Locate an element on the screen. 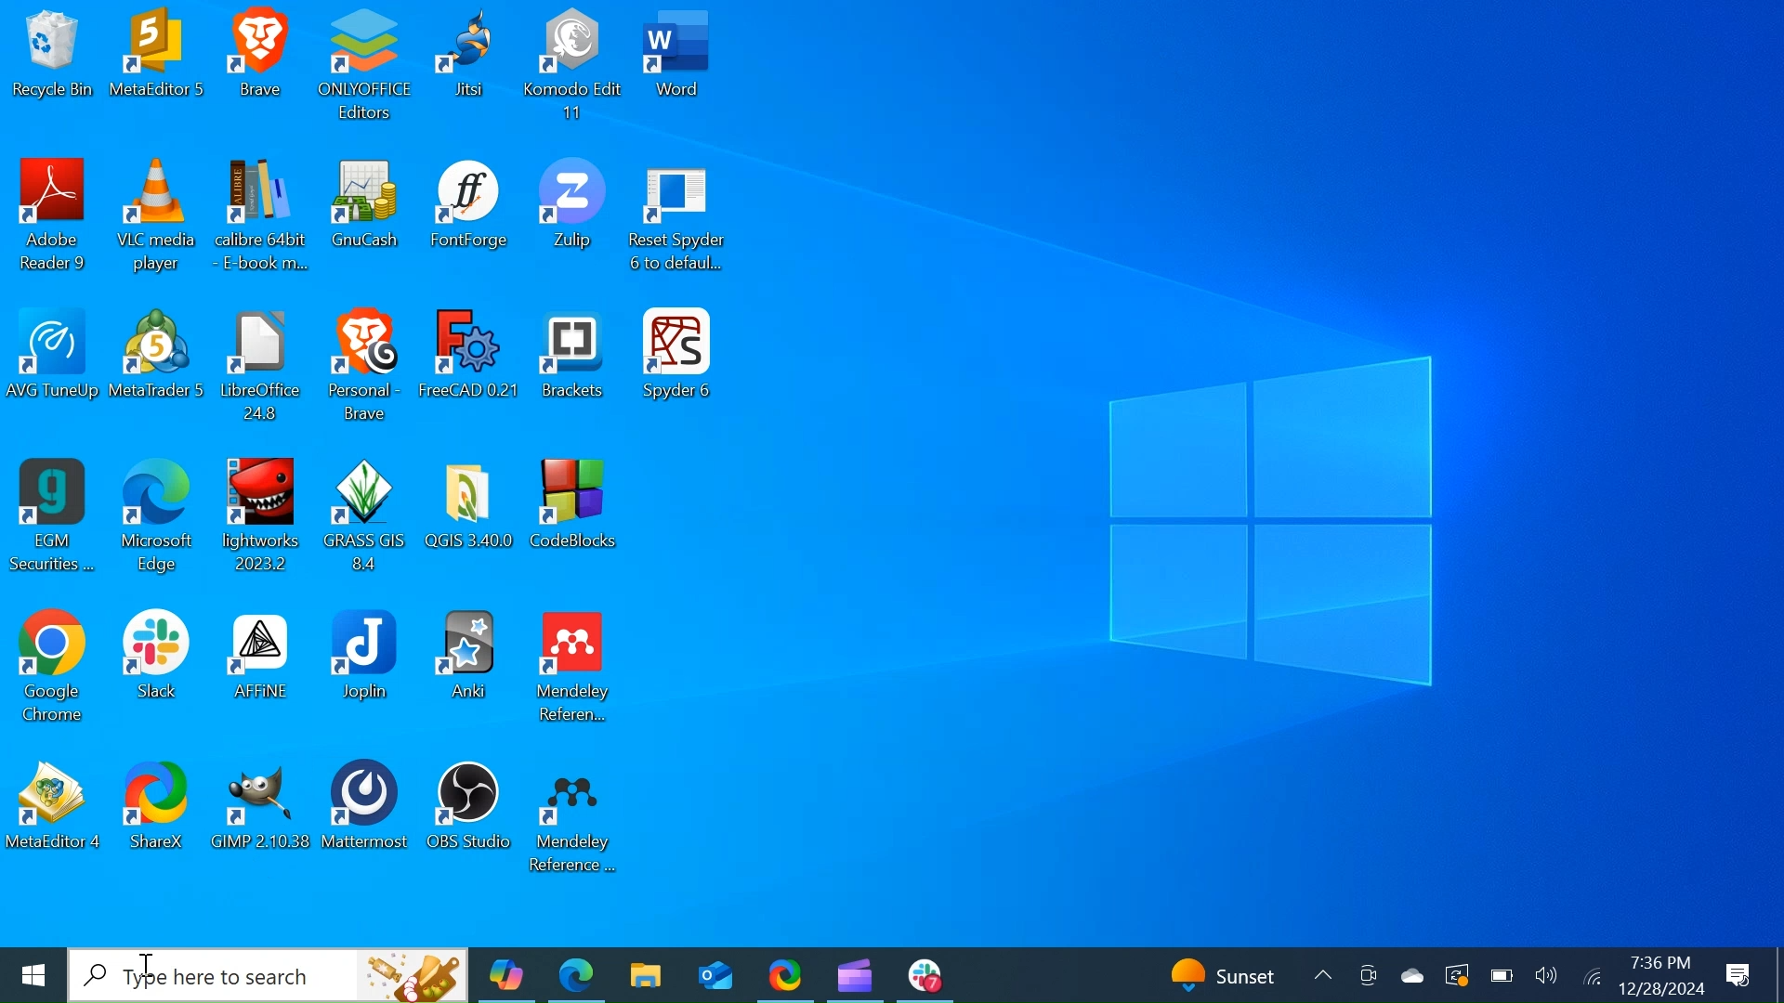  OneDrive is located at coordinates (1411, 975).